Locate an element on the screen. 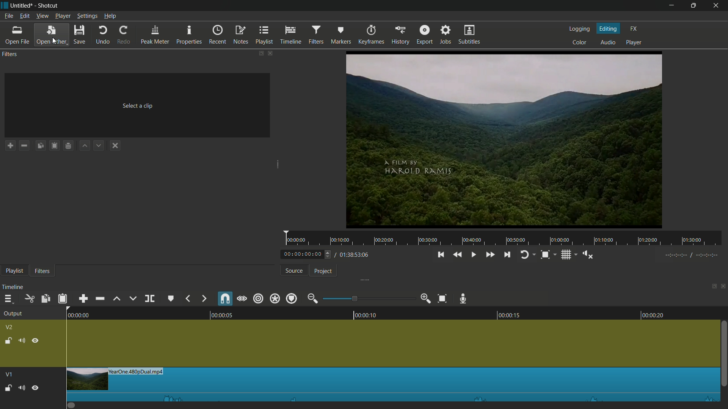 Image resolution: width=728 pixels, height=409 pixels. lift is located at coordinates (117, 298).